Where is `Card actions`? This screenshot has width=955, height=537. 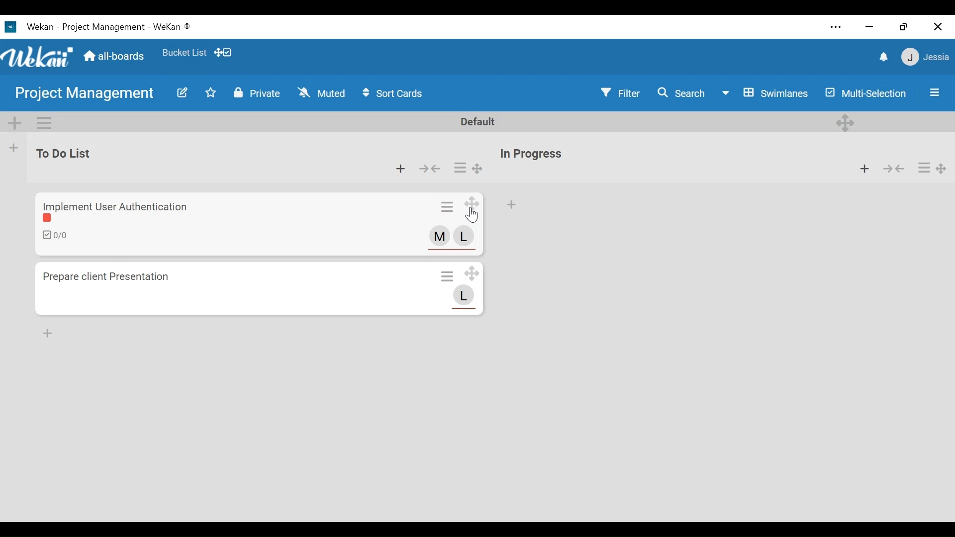
Card actions is located at coordinates (446, 275).